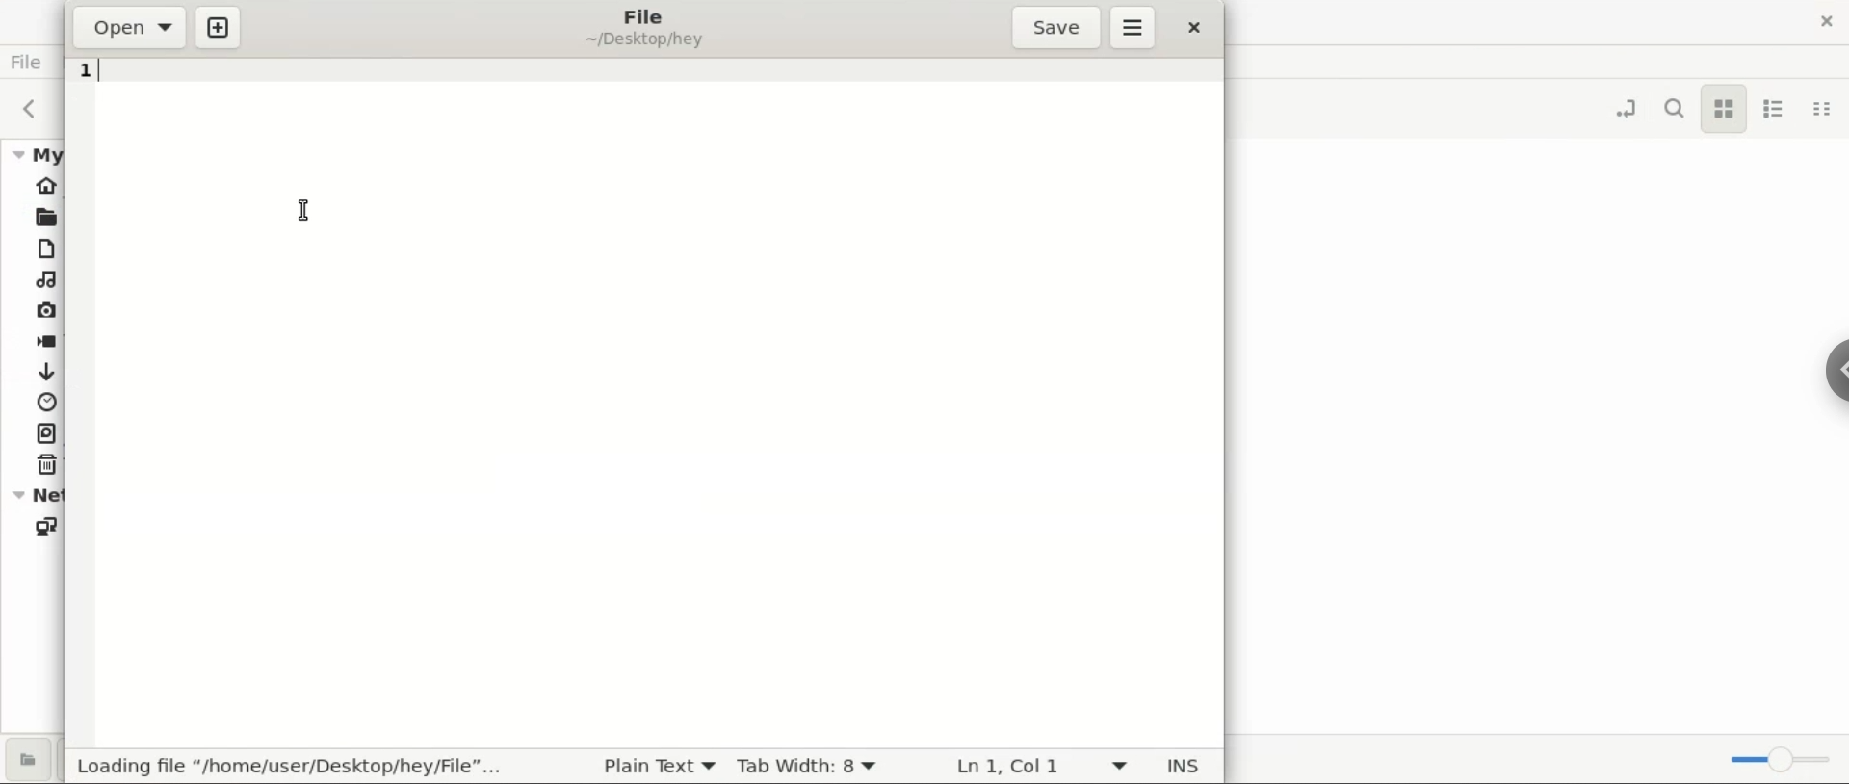 The height and width of the screenshot is (784, 1849). Describe the element at coordinates (801, 766) in the screenshot. I see `tab width` at that location.